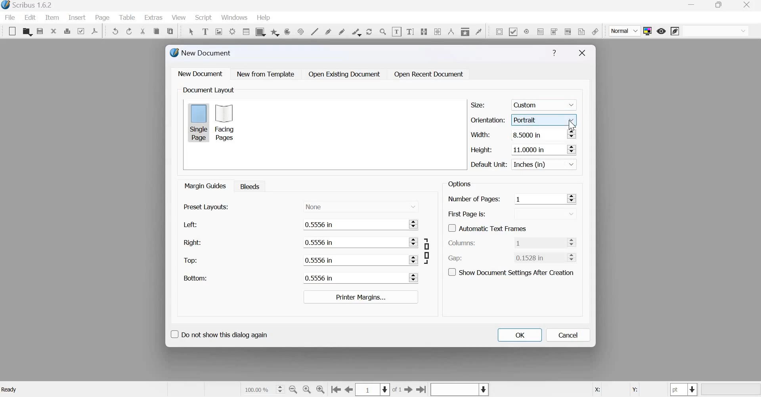 The image size is (761, 397). Describe the element at coordinates (336, 390) in the screenshot. I see `Go to the first page` at that location.